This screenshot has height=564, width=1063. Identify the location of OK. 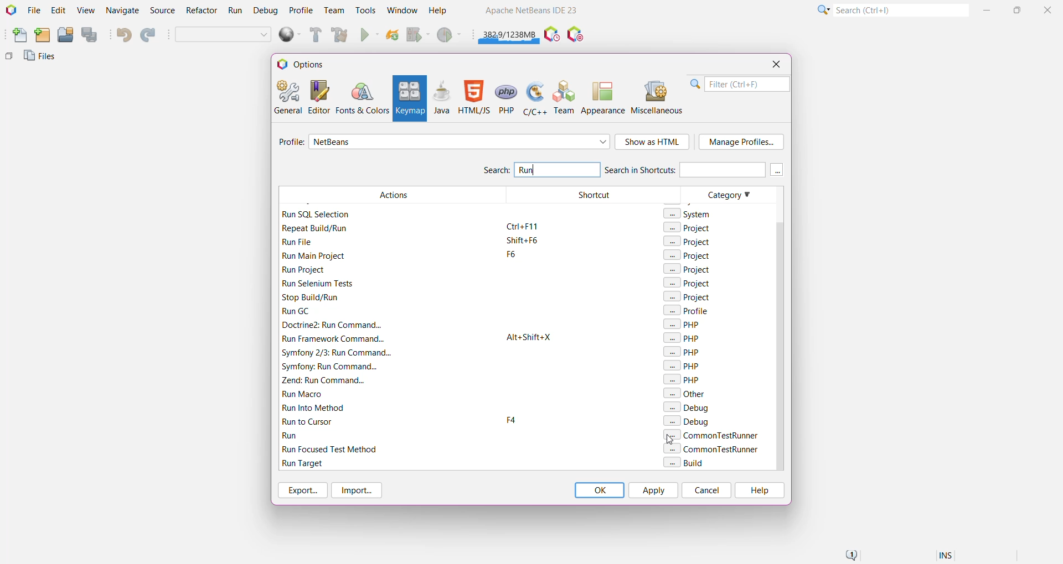
(599, 490).